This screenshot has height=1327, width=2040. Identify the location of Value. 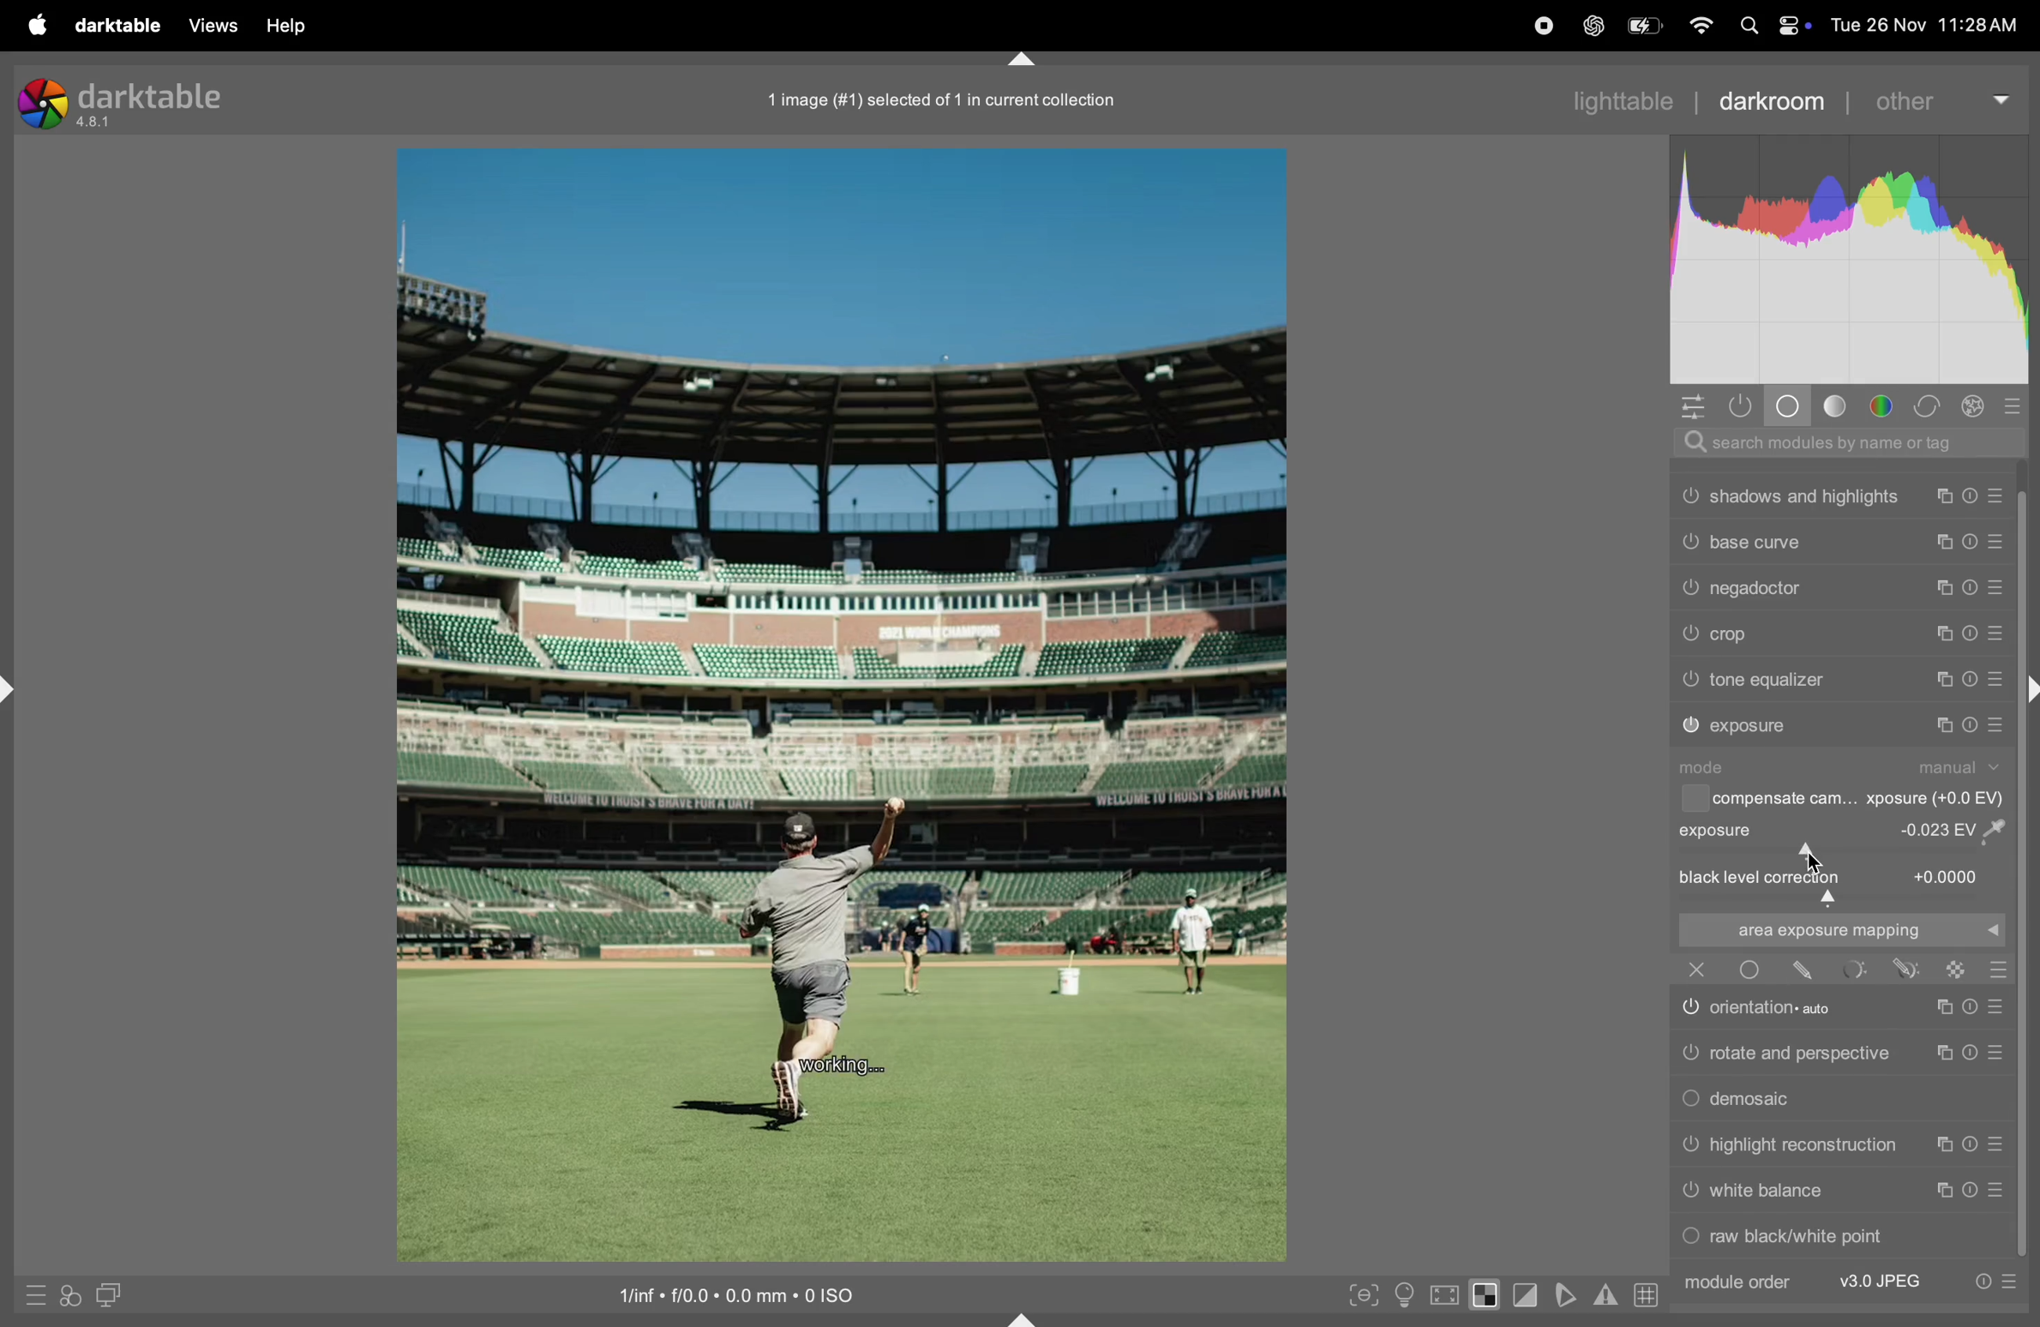
(1958, 828).